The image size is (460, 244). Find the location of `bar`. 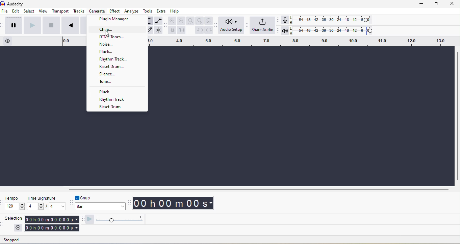

bar is located at coordinates (101, 207).